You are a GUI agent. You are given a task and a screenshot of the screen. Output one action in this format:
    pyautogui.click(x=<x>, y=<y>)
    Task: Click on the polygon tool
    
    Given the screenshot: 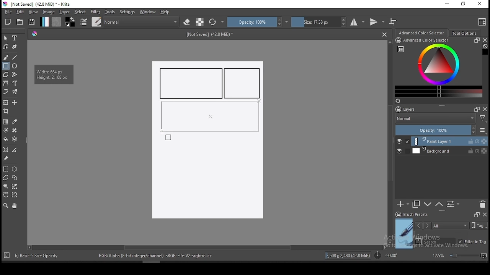 What is the action you would take?
    pyautogui.click(x=5, y=74)
    